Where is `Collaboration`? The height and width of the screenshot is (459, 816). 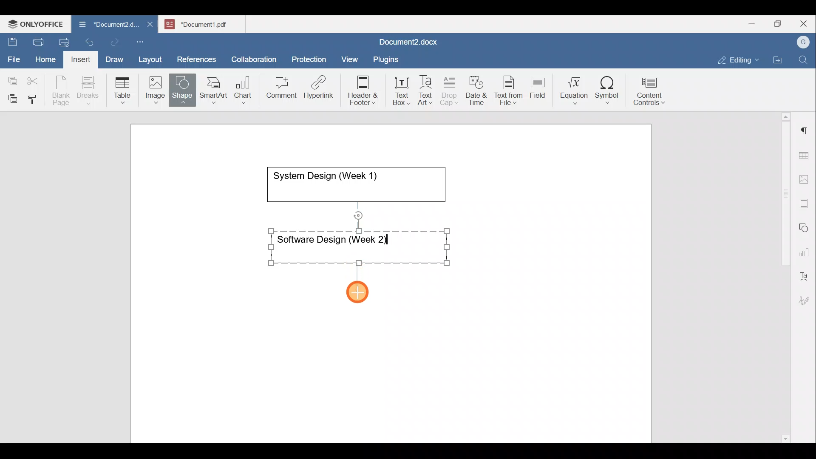
Collaboration is located at coordinates (252, 55).